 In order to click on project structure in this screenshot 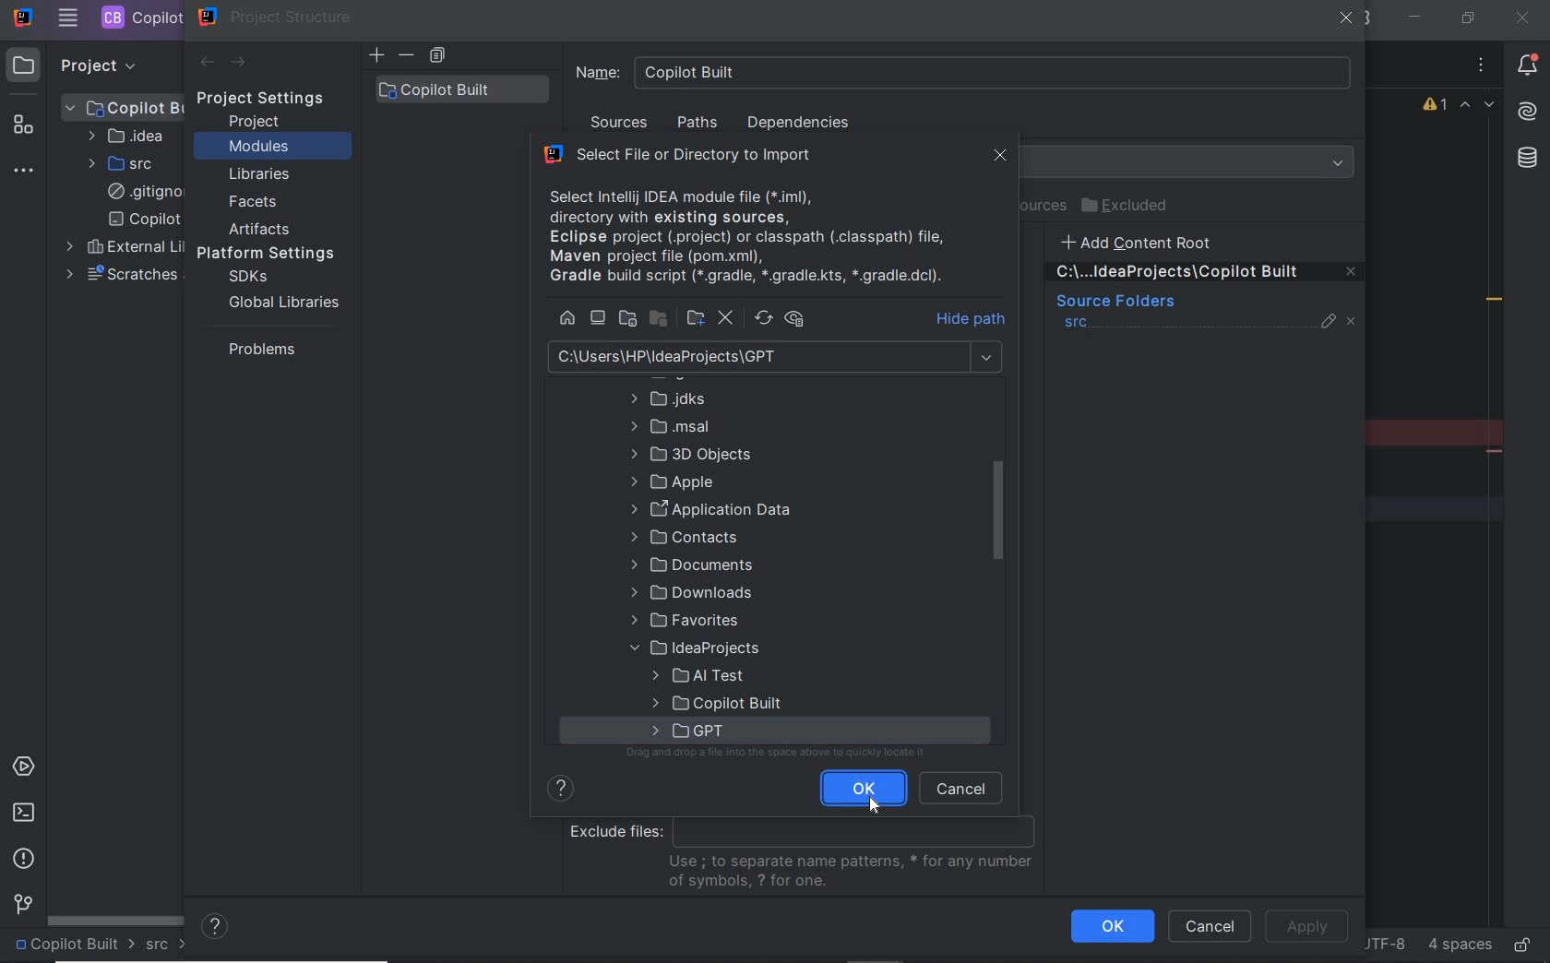, I will do `click(276, 17)`.